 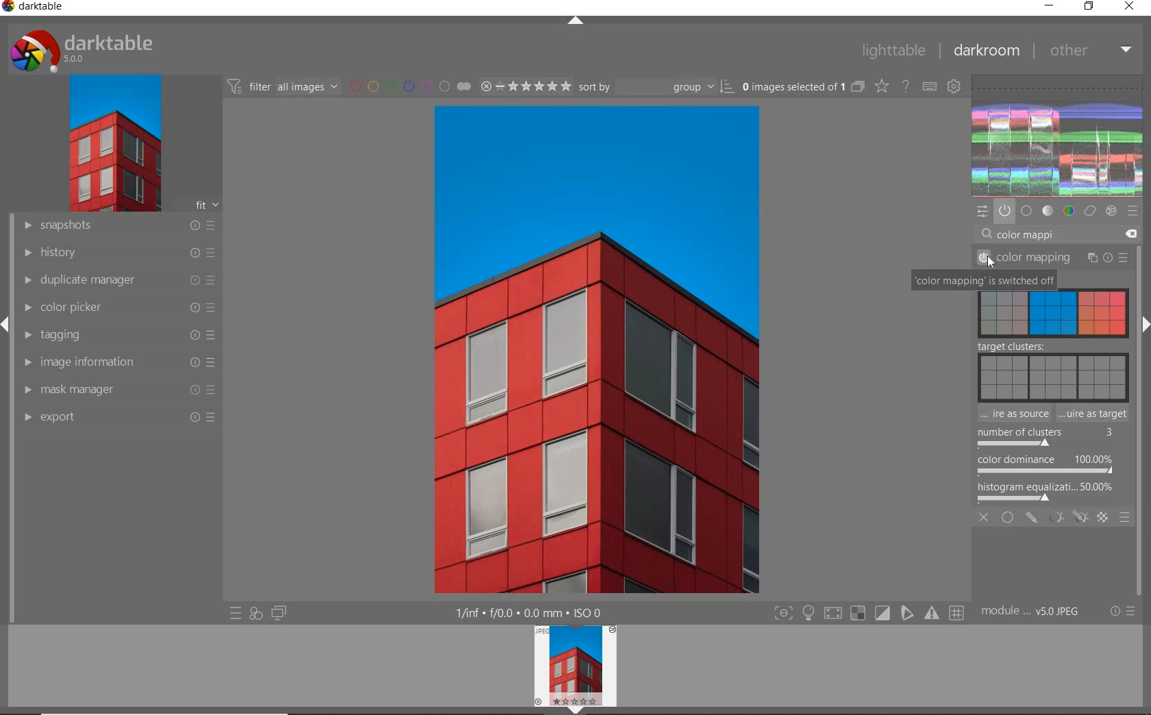 What do you see at coordinates (985, 519) in the screenshot?
I see `CLOSE` at bounding box center [985, 519].